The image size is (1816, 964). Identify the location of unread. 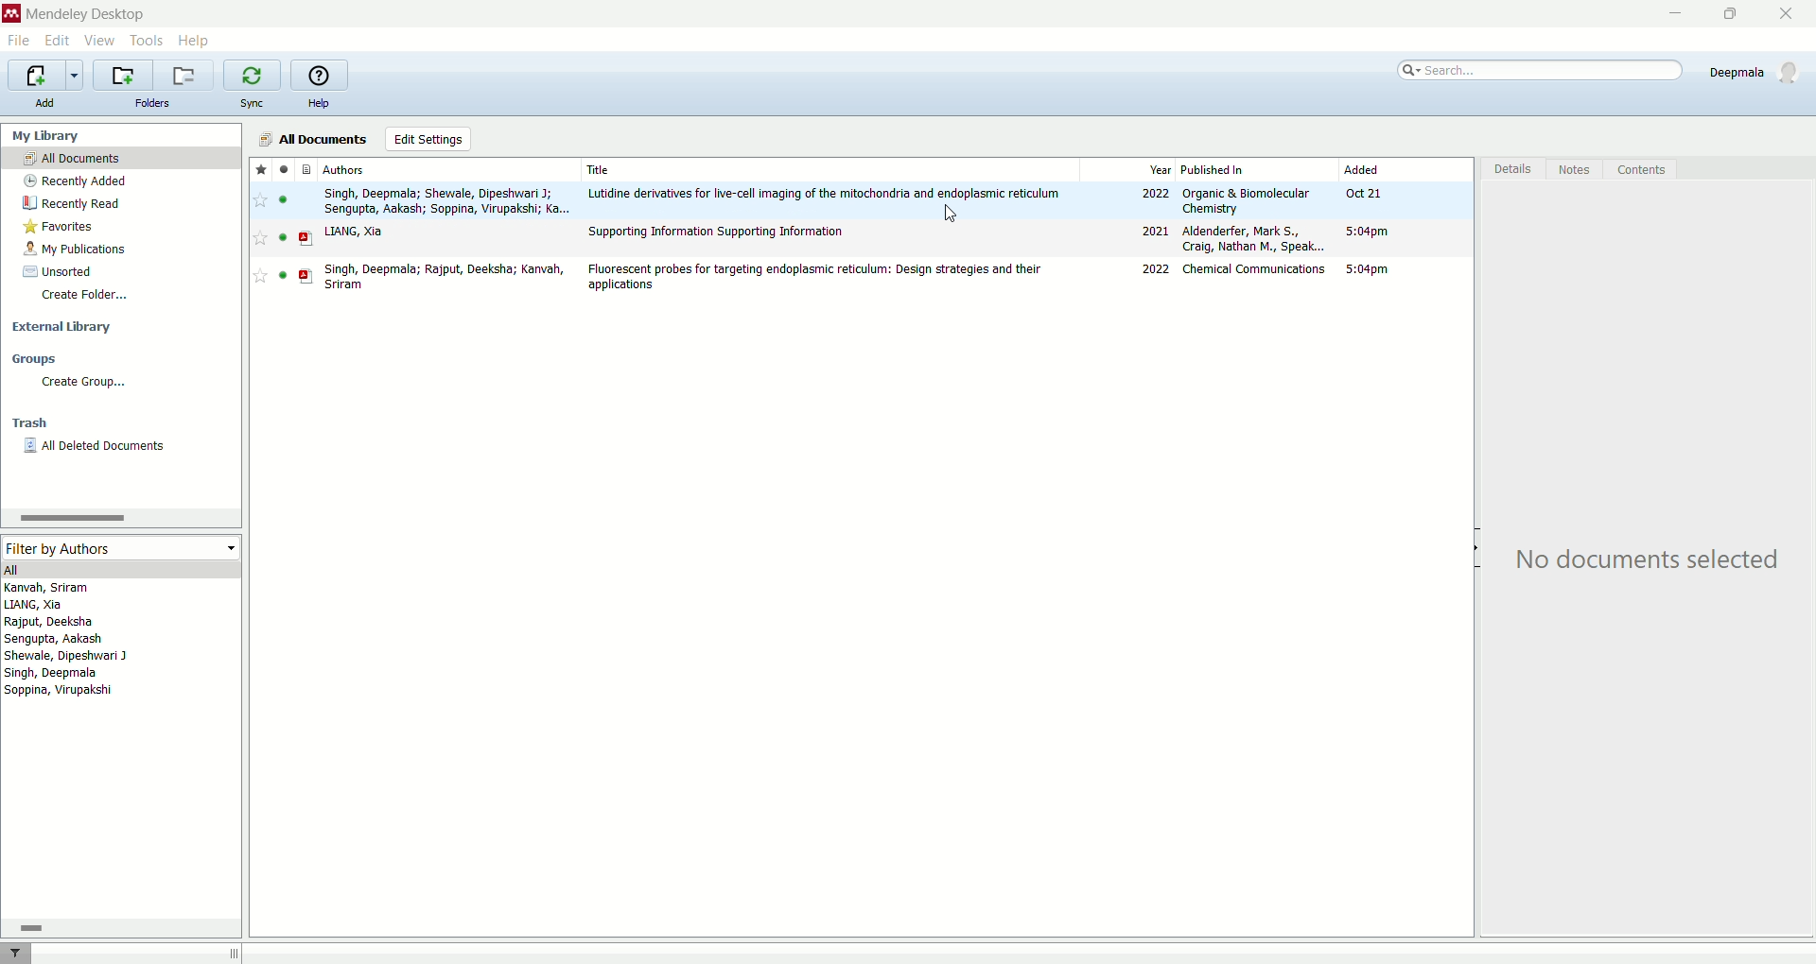
(283, 275).